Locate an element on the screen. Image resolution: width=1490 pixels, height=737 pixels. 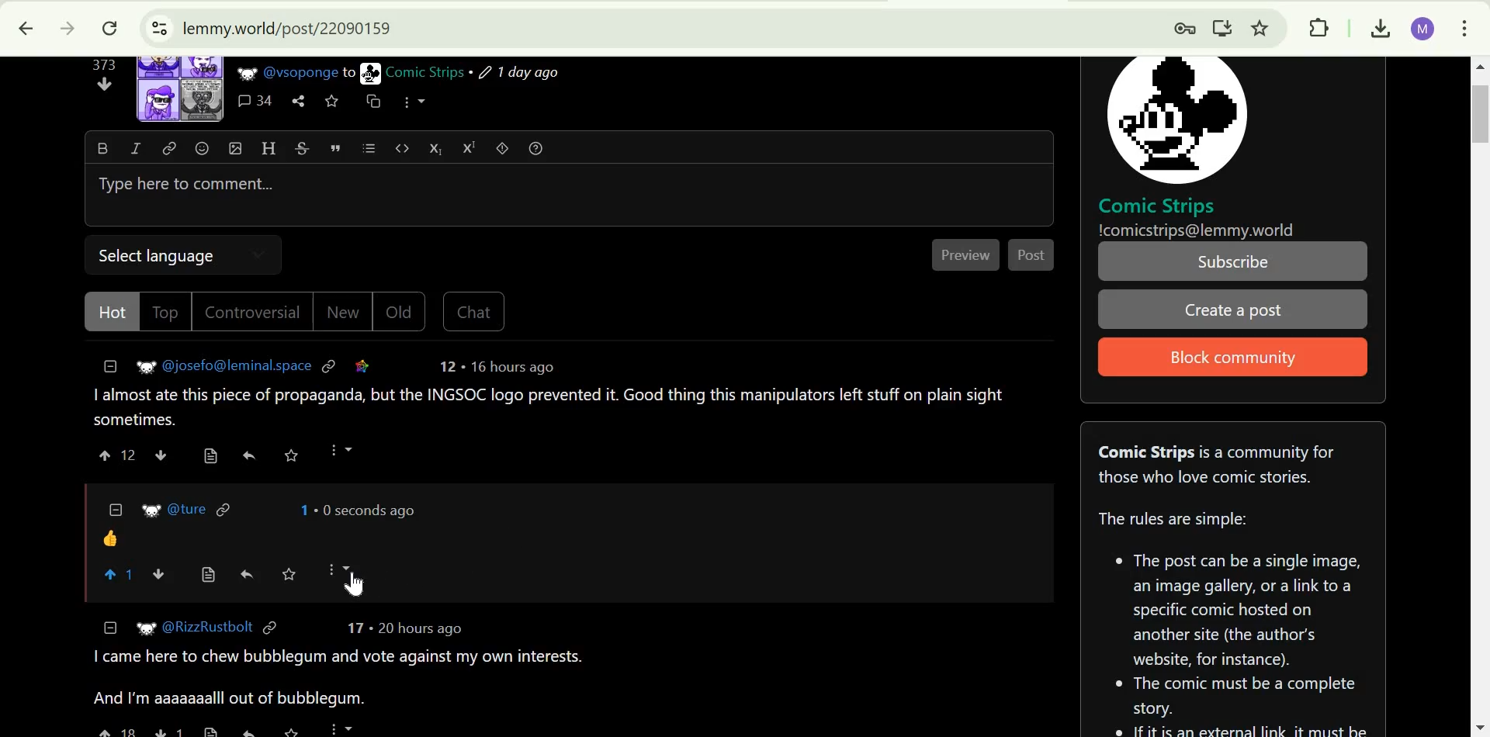
superscript is located at coordinates (470, 148).